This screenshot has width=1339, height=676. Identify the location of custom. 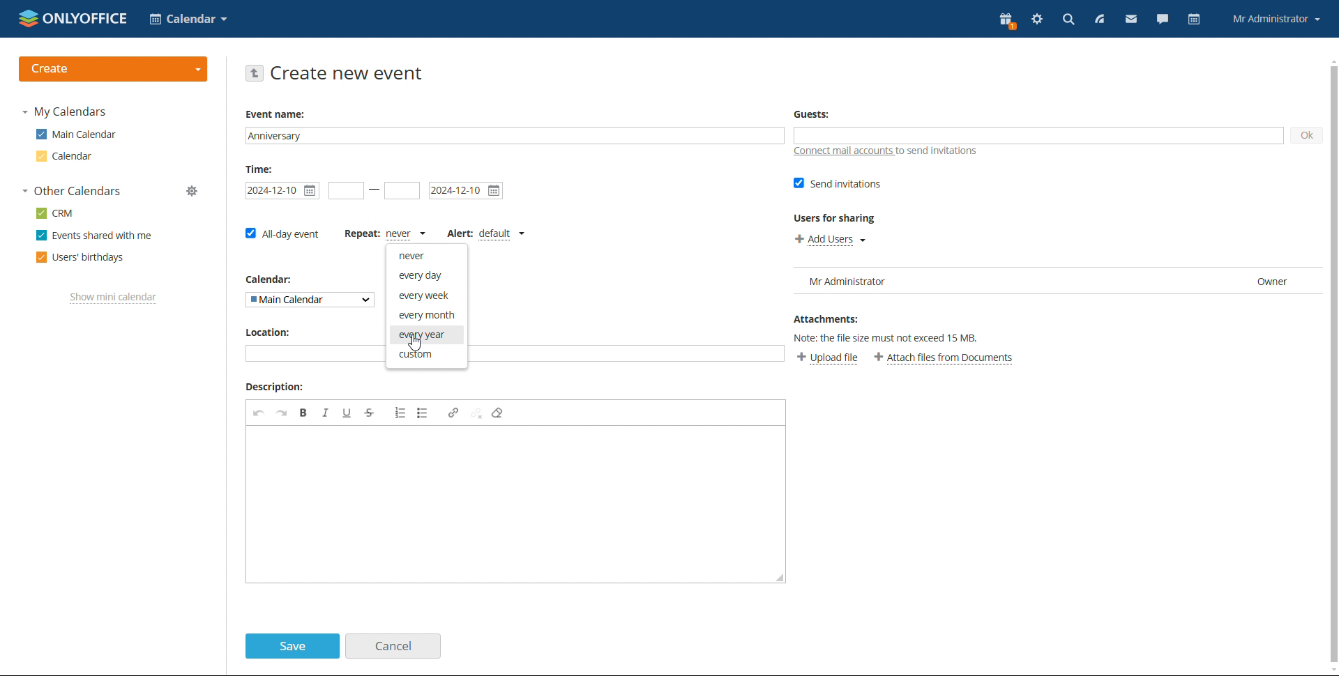
(425, 353).